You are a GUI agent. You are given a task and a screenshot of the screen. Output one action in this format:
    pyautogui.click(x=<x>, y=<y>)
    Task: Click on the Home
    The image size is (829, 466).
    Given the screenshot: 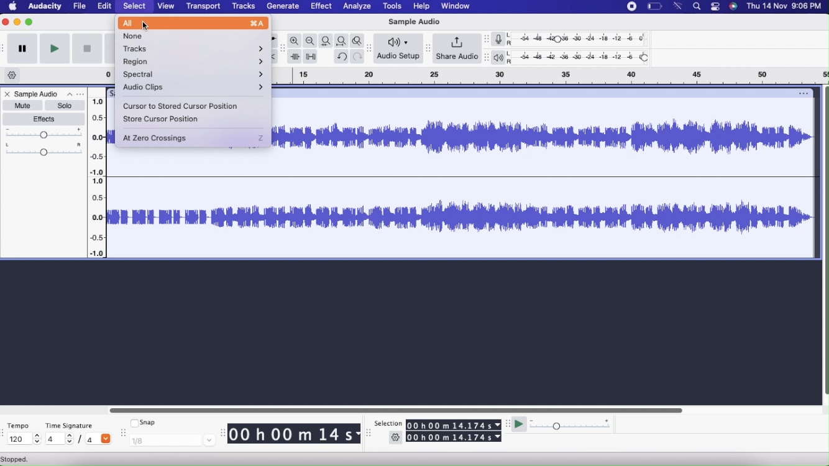 What is the action you would take?
    pyautogui.click(x=14, y=7)
    